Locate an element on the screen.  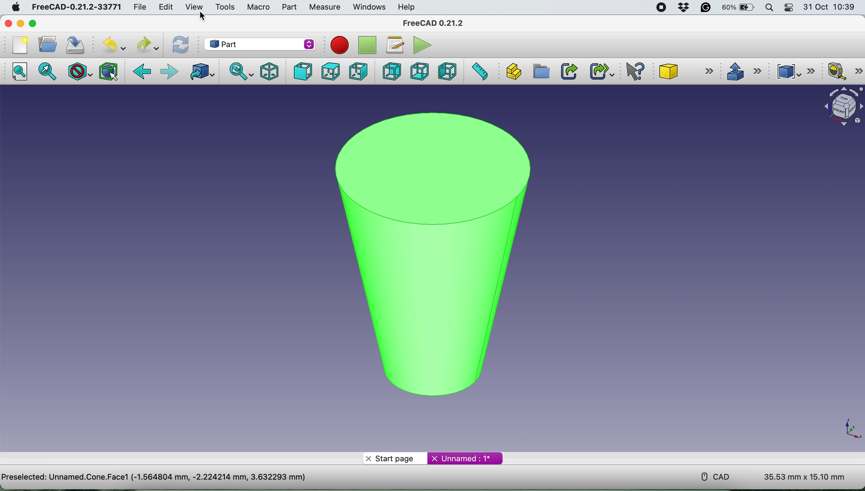
extrude is located at coordinates (743, 71).